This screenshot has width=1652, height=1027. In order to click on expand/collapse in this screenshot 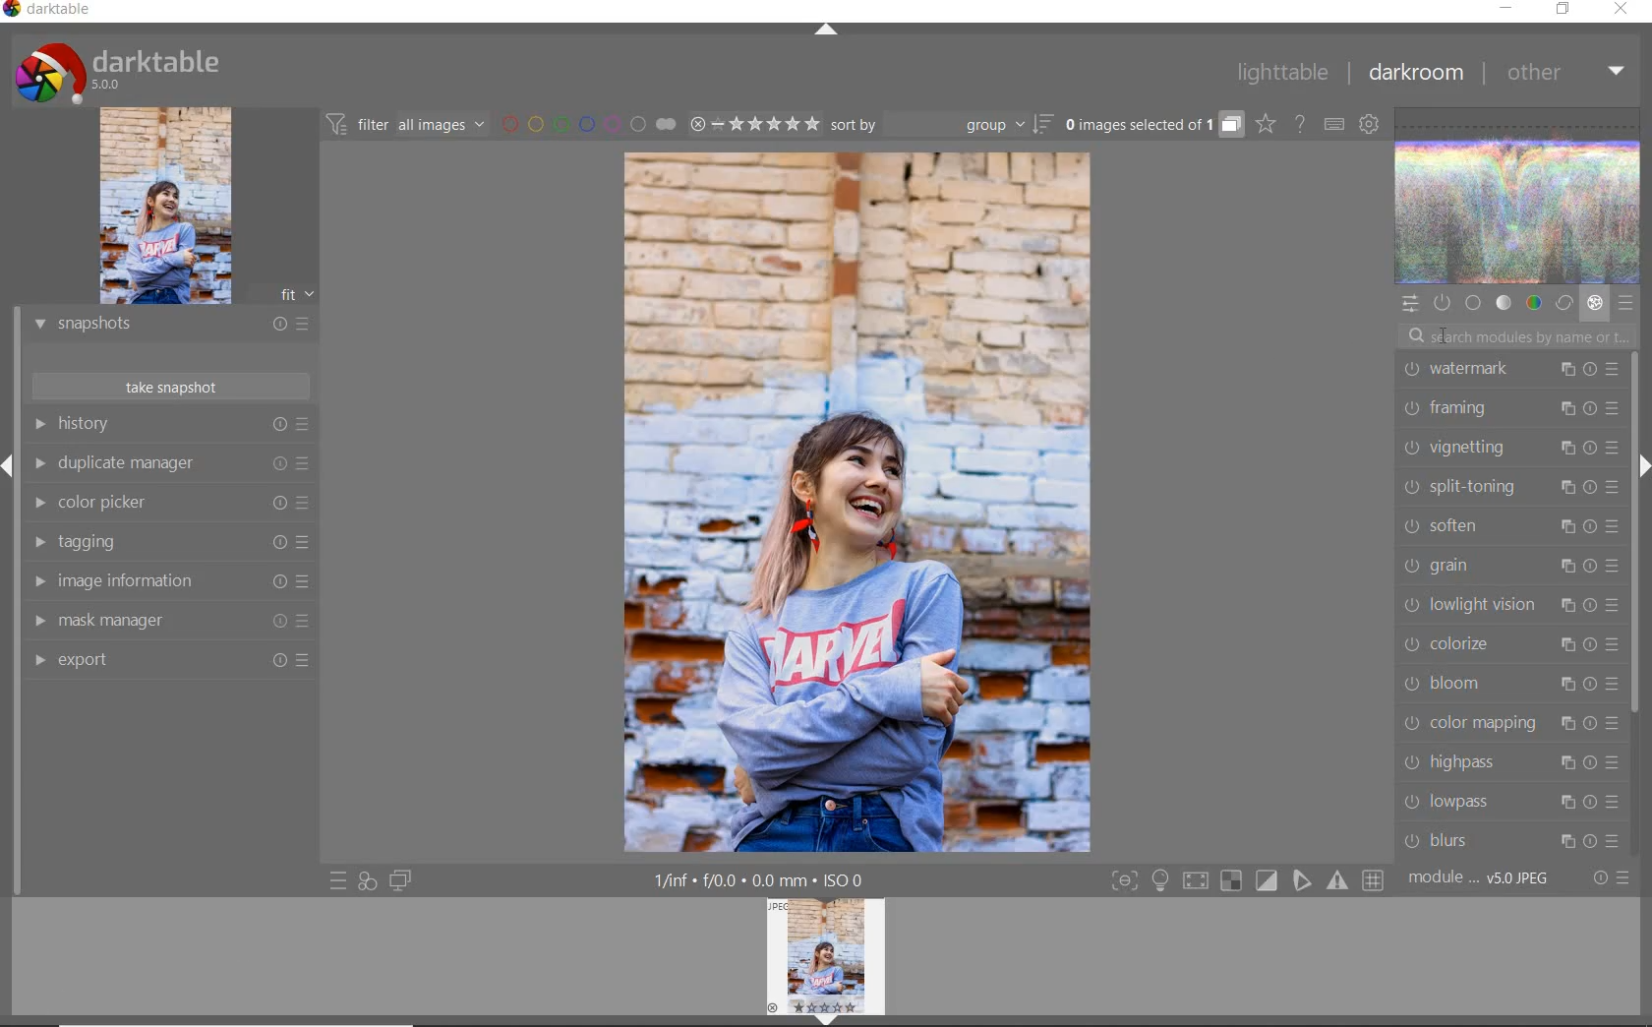, I will do `click(825, 30)`.